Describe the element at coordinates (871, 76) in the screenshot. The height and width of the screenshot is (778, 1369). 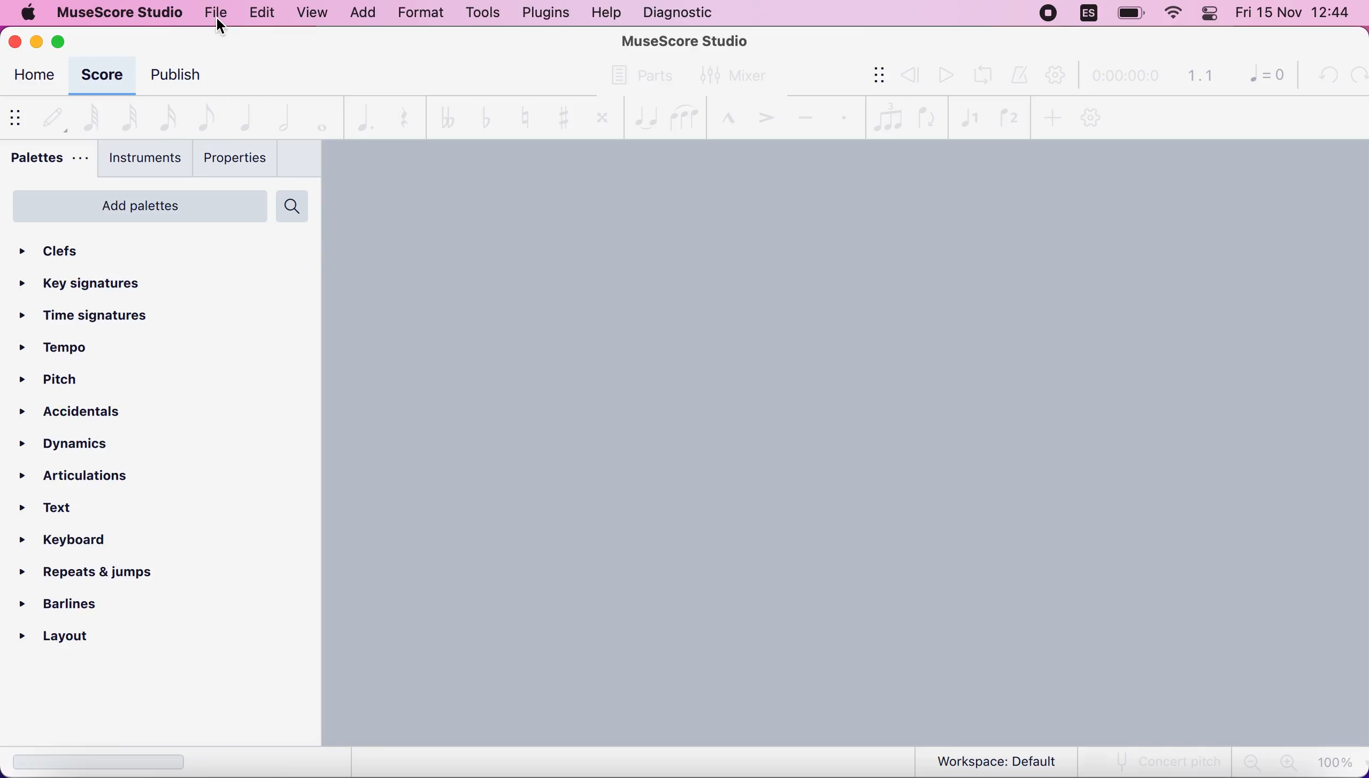
I see `show/hide` at that location.